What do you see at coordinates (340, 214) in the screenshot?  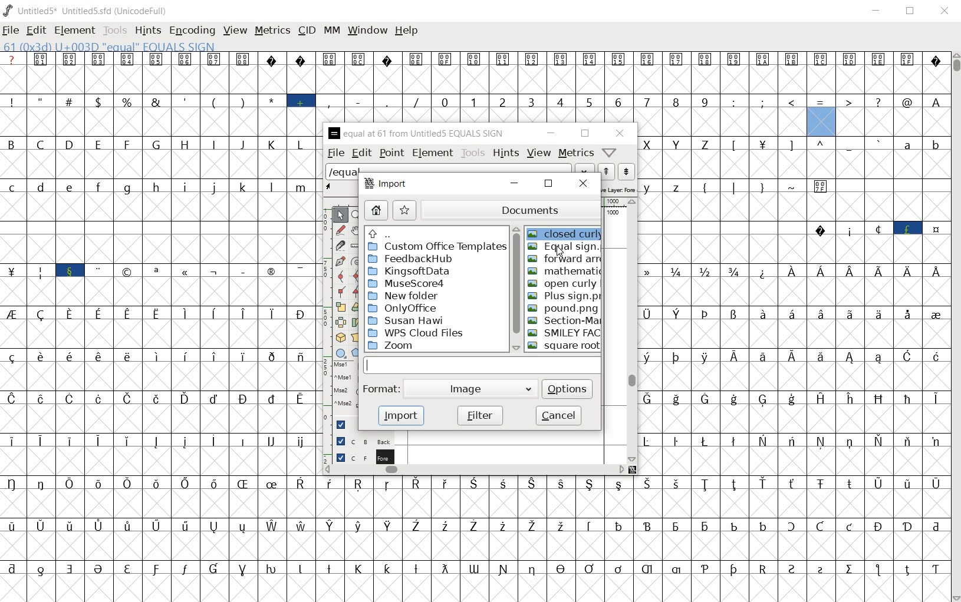 I see `POINTER` at bounding box center [340, 214].